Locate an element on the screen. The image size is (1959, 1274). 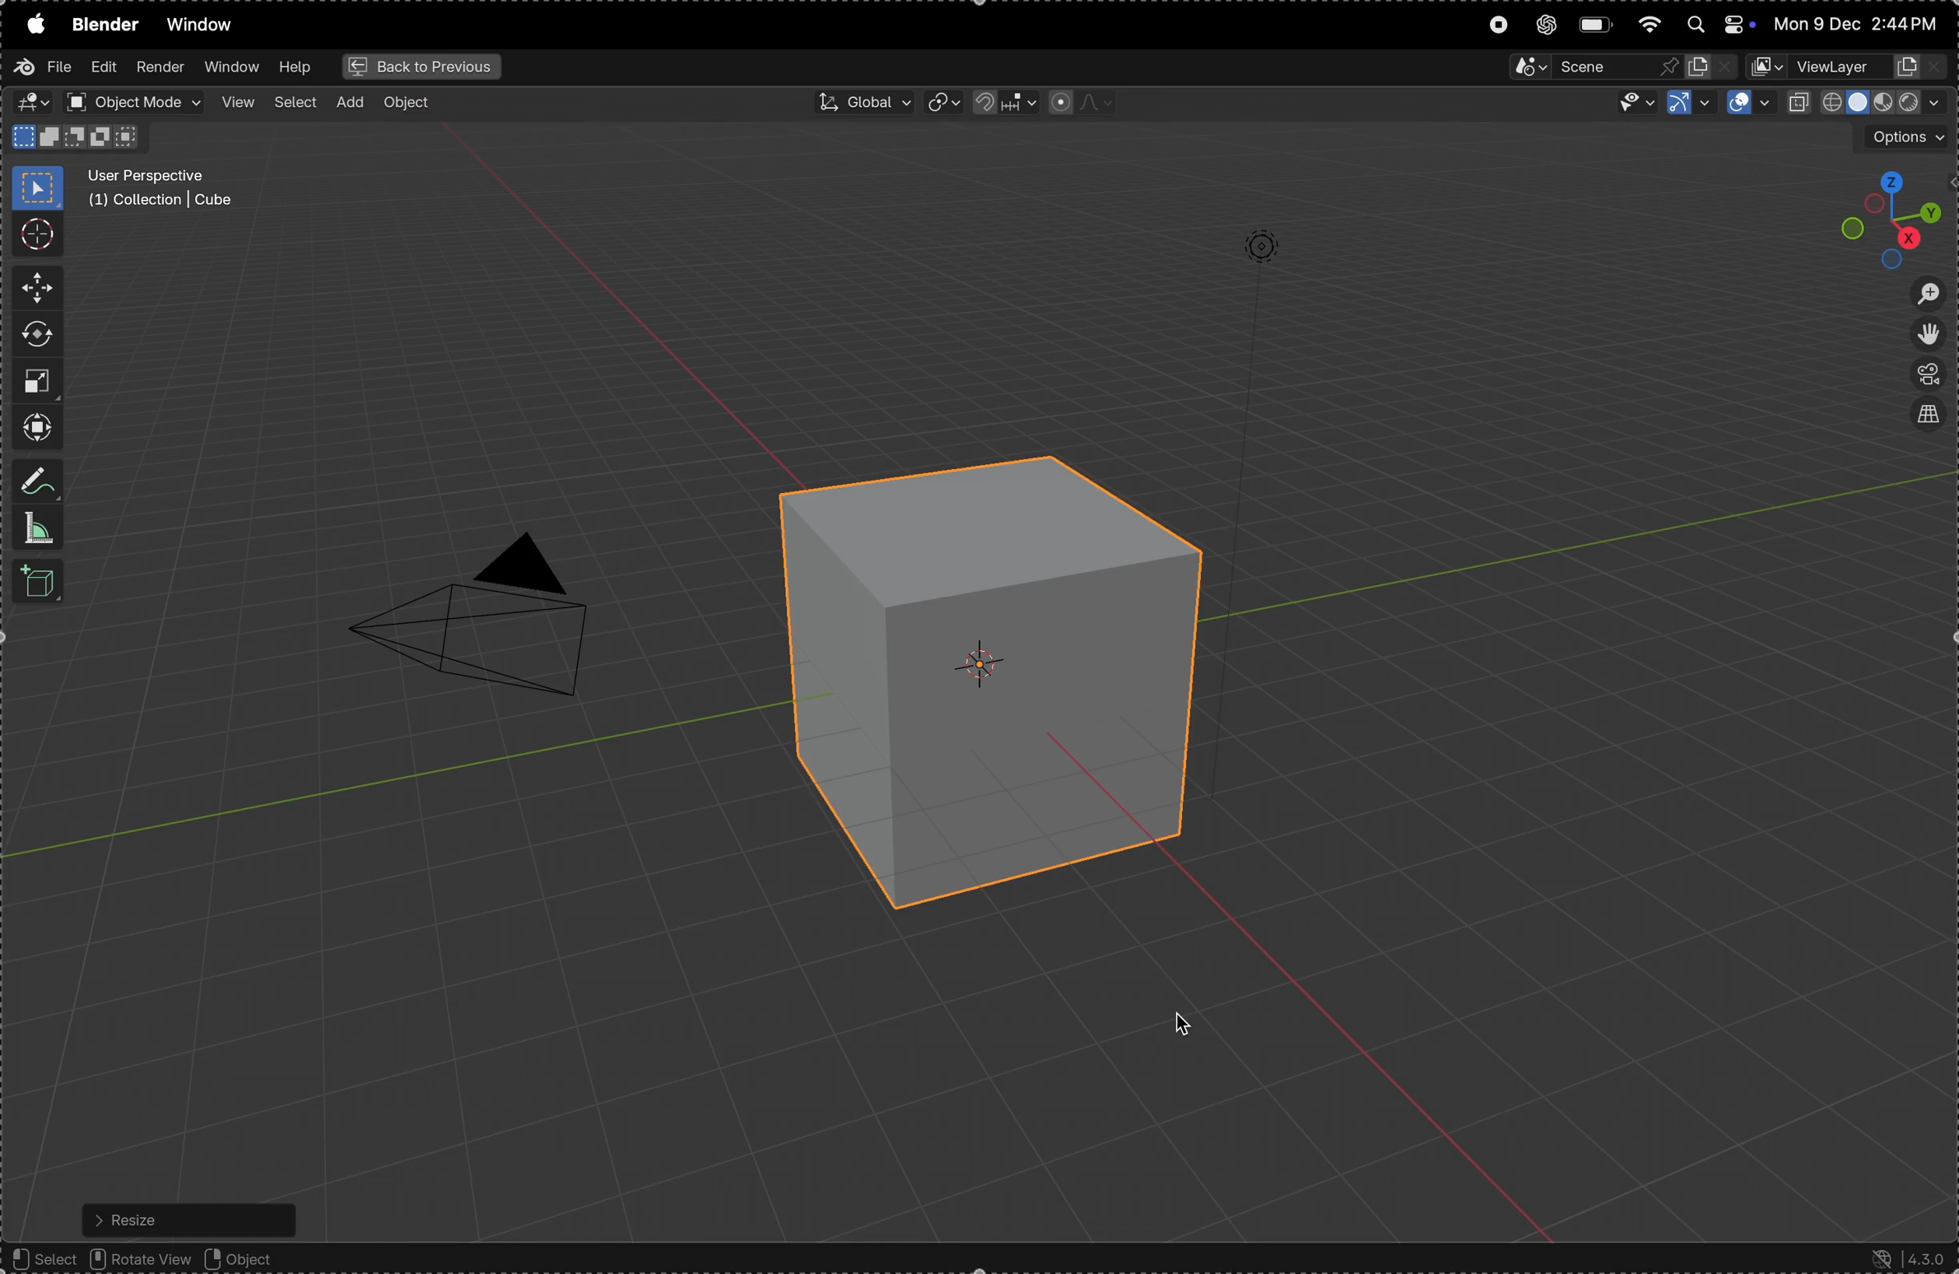
object mode is located at coordinates (135, 102).